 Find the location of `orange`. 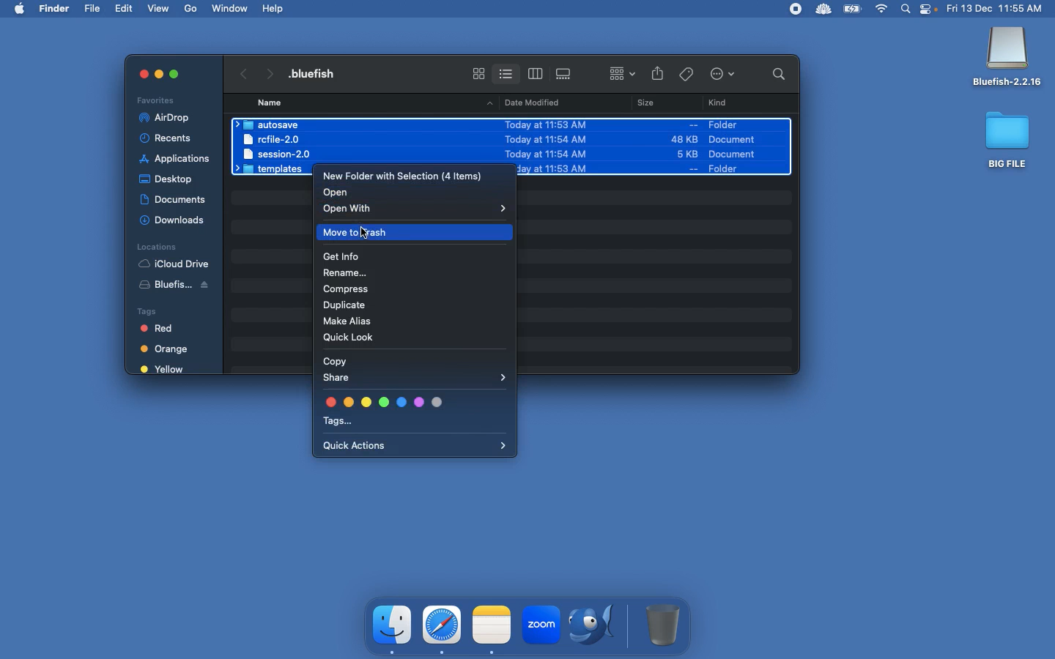

orange is located at coordinates (167, 349).